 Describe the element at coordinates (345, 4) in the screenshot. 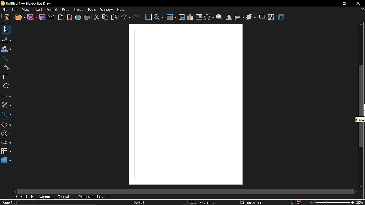

I see `restore down` at that location.